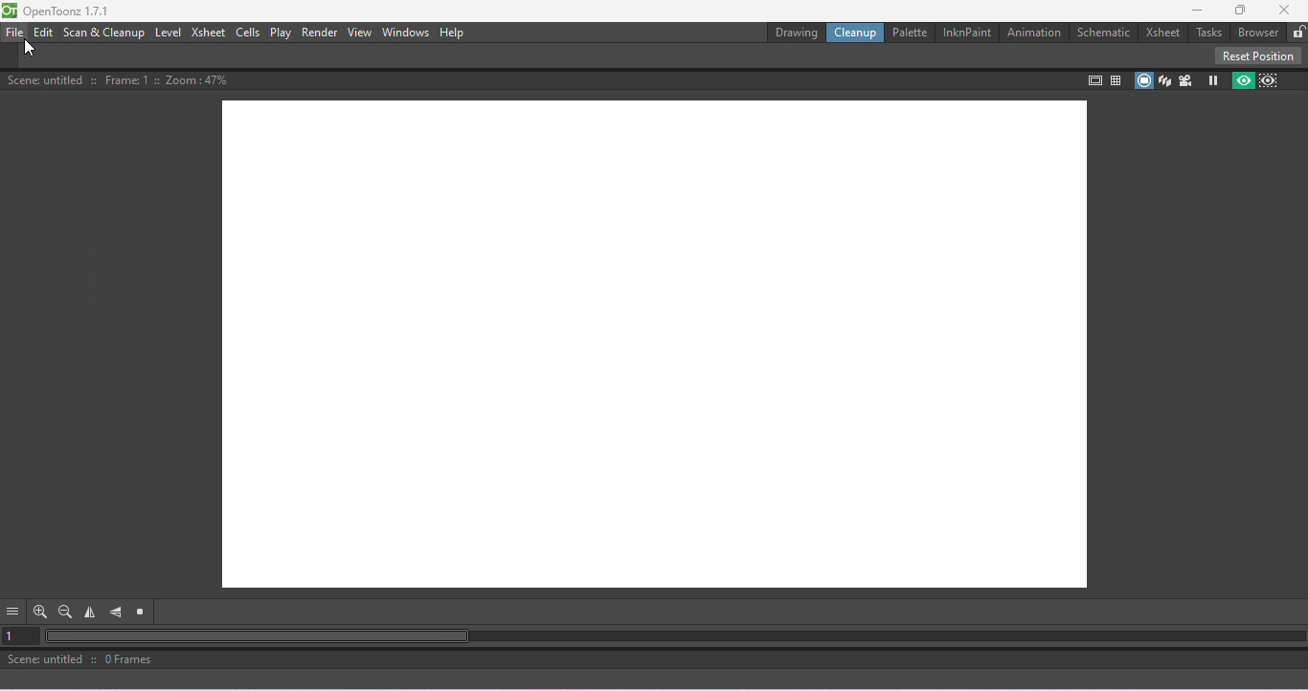 This screenshot has width=1308, height=691. I want to click on View, so click(358, 33).